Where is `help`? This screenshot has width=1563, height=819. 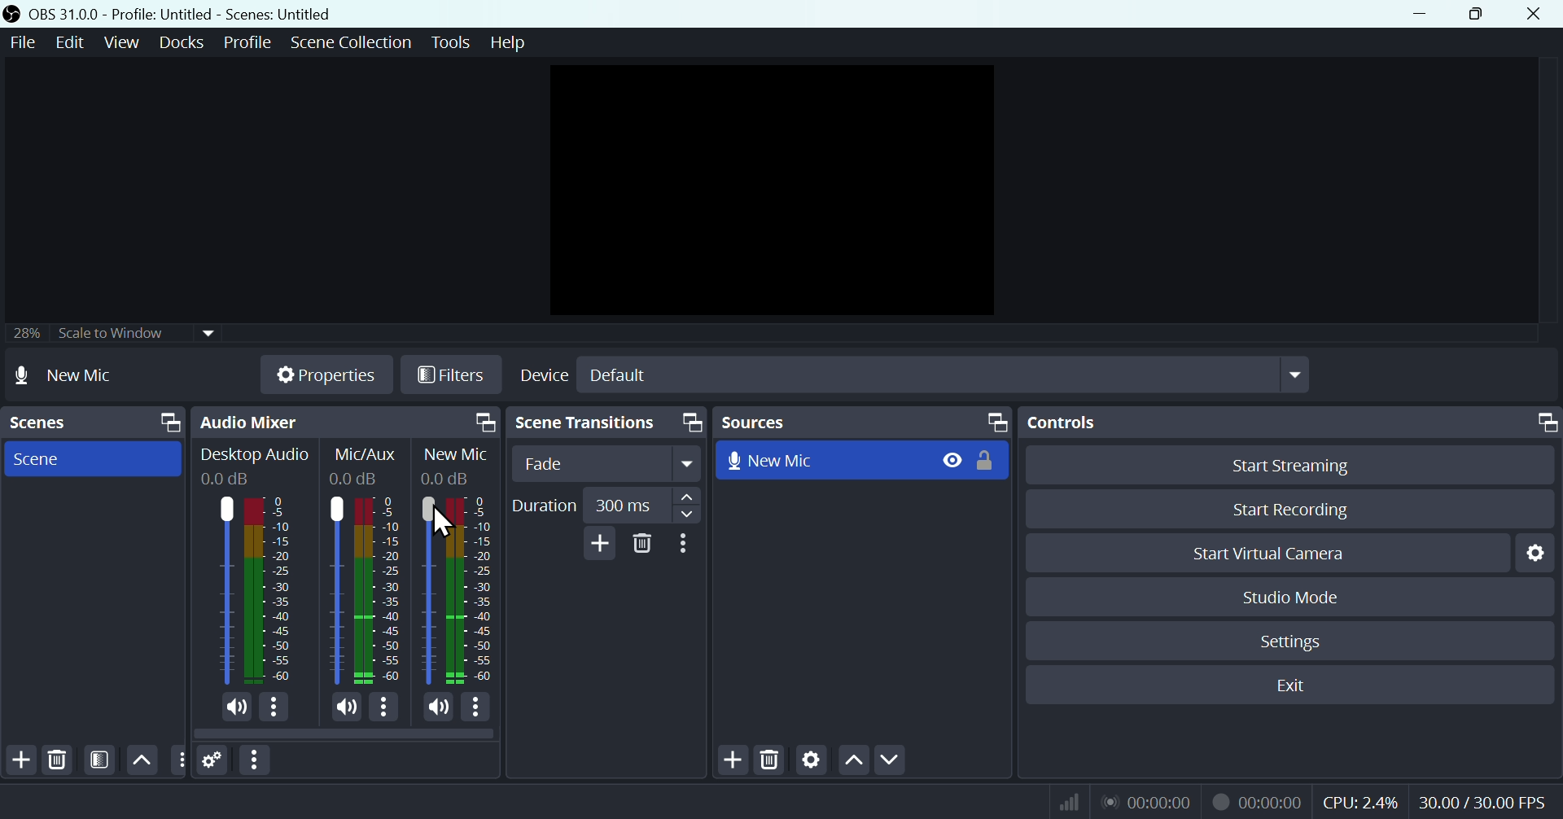 help is located at coordinates (508, 42).